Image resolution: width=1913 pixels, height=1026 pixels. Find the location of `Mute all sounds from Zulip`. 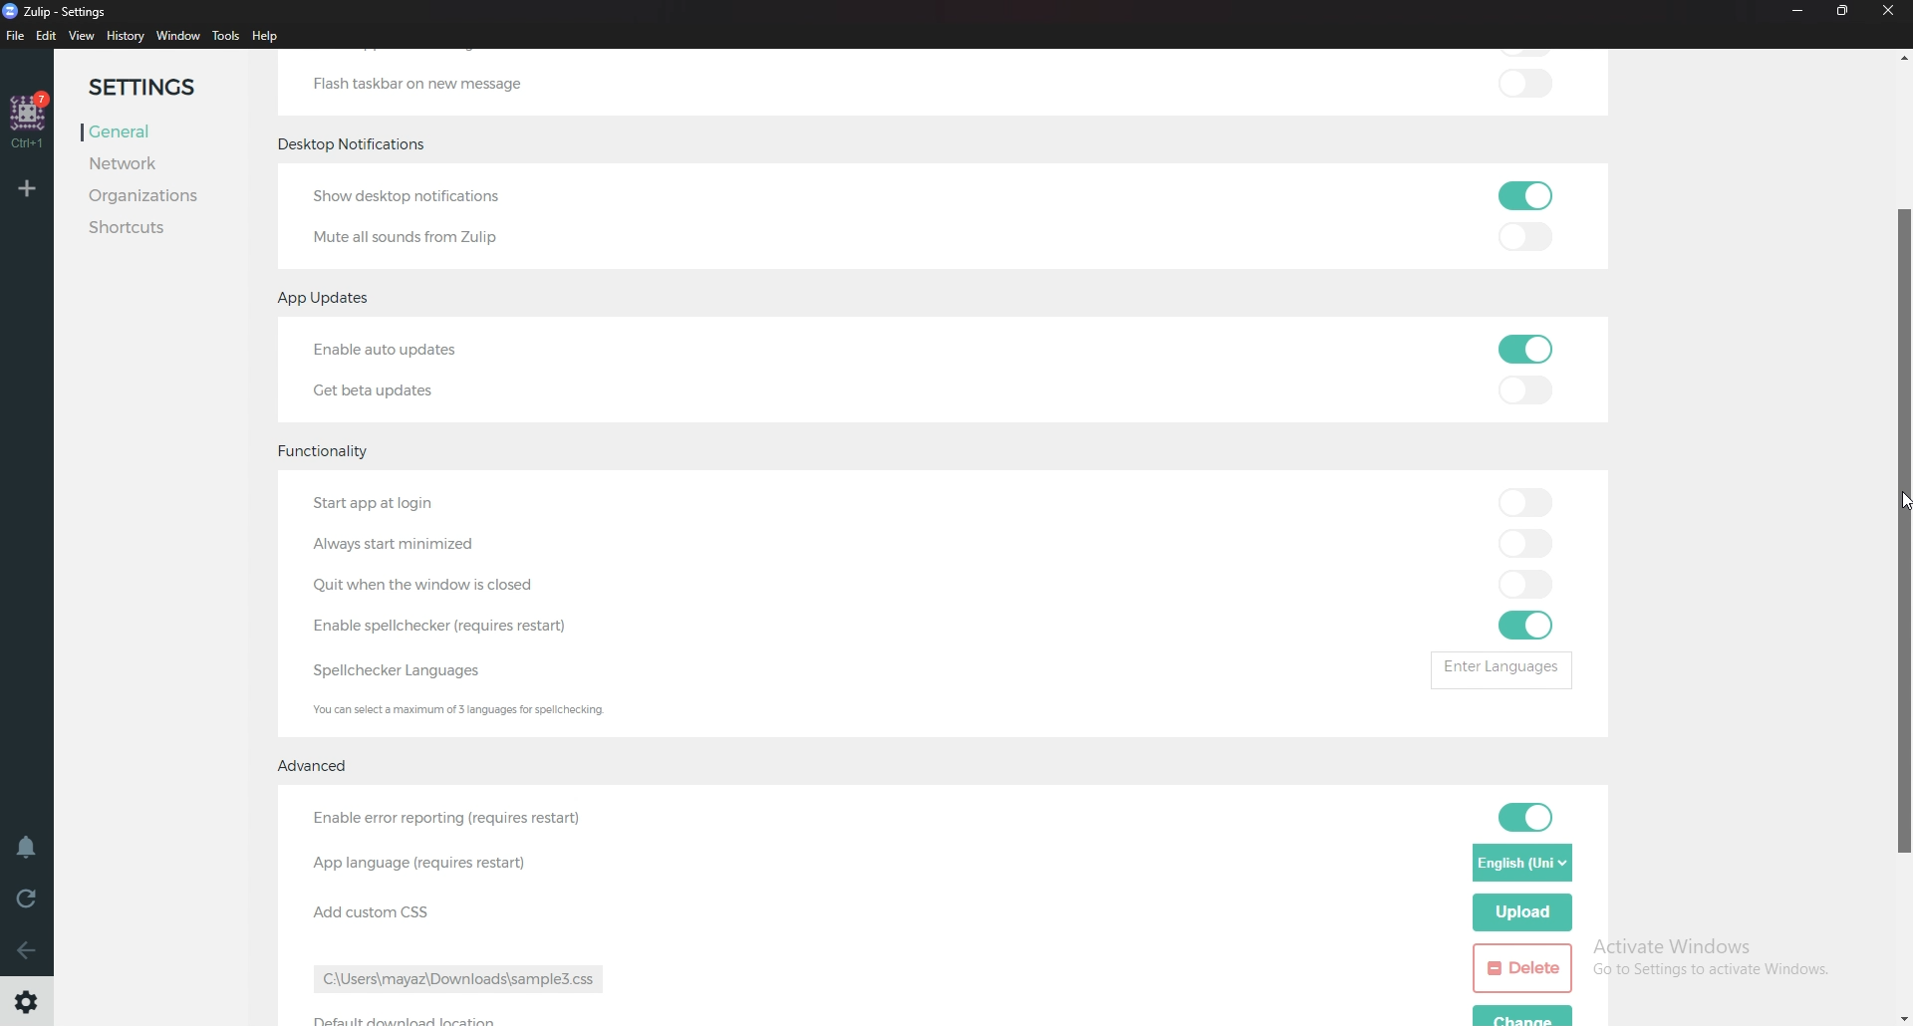

Mute all sounds from Zulip is located at coordinates (405, 237).